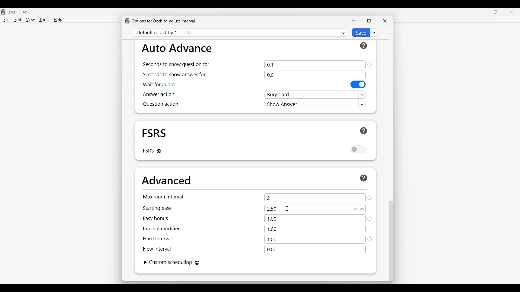  Describe the element at coordinates (158, 208) in the screenshot. I see `Indicates starting ease` at that location.